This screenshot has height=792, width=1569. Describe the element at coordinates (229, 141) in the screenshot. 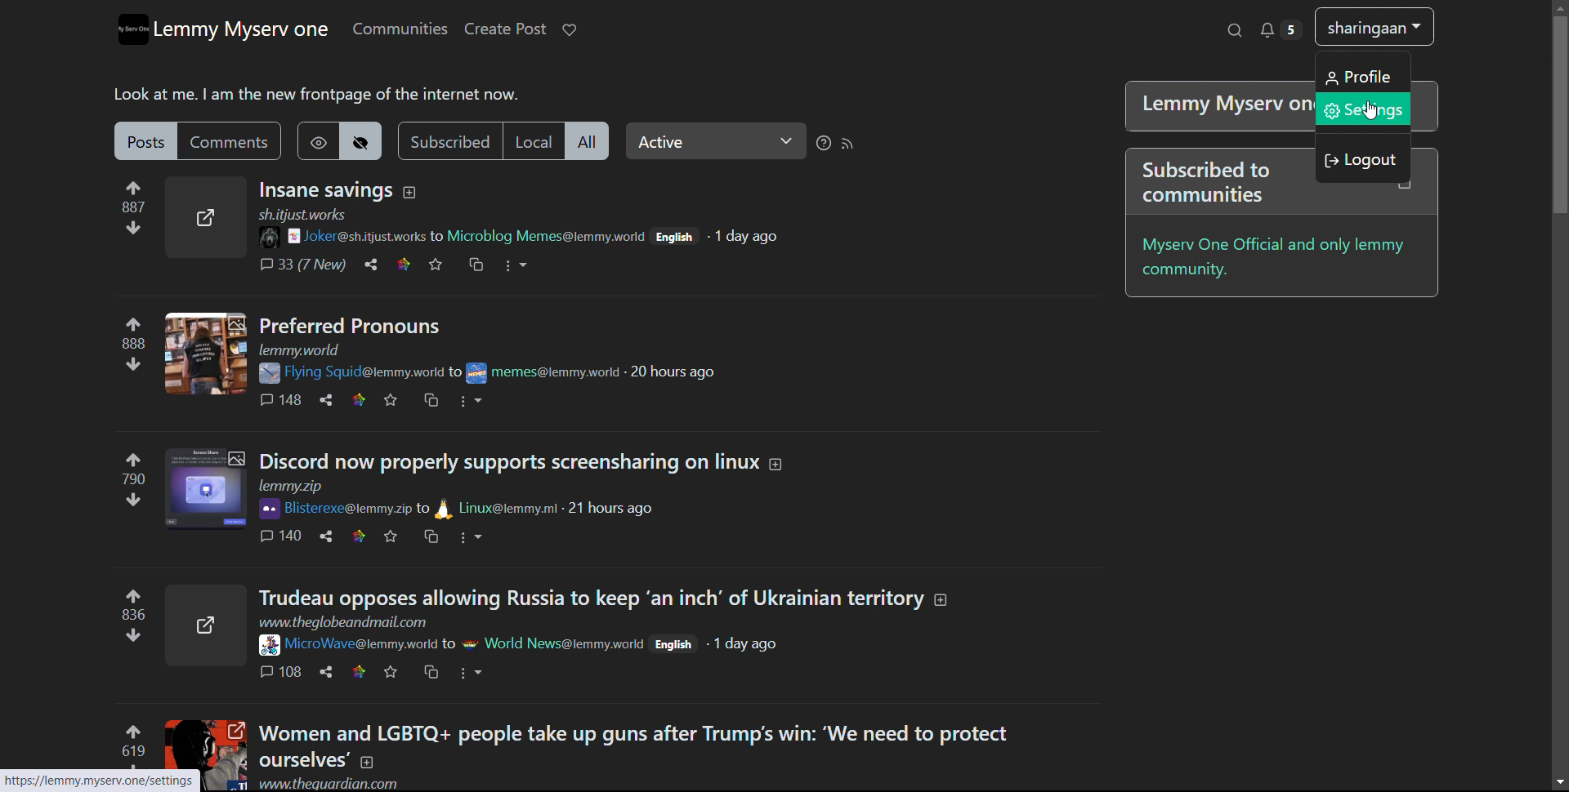

I see `comments` at that location.